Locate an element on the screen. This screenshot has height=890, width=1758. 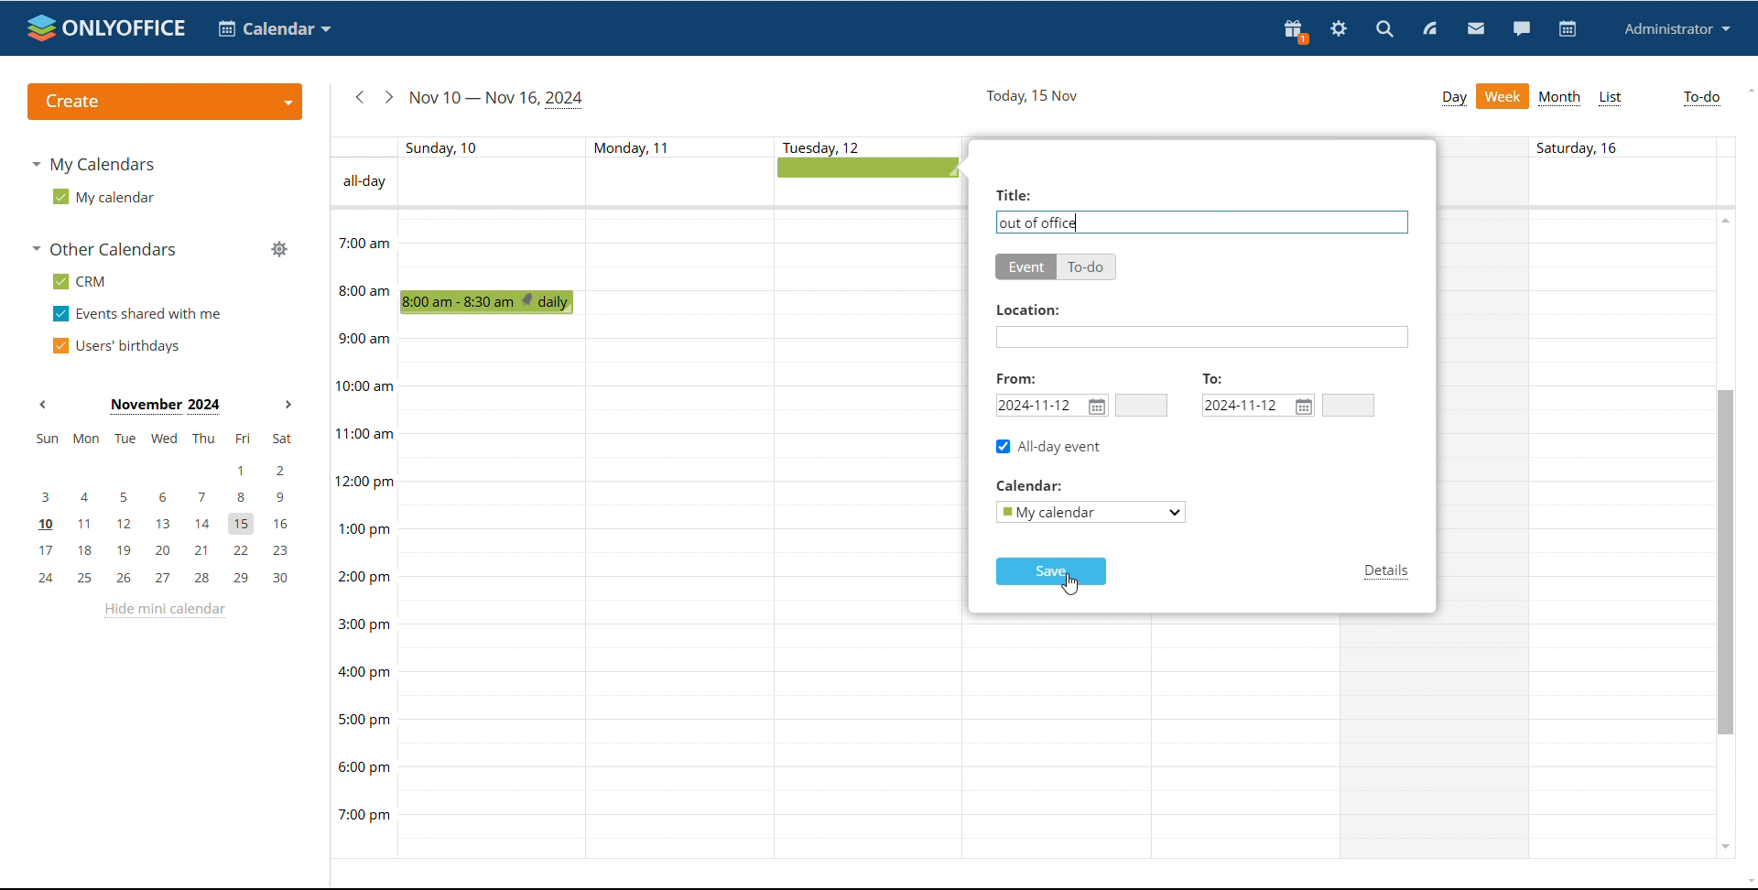
search is located at coordinates (1384, 29).